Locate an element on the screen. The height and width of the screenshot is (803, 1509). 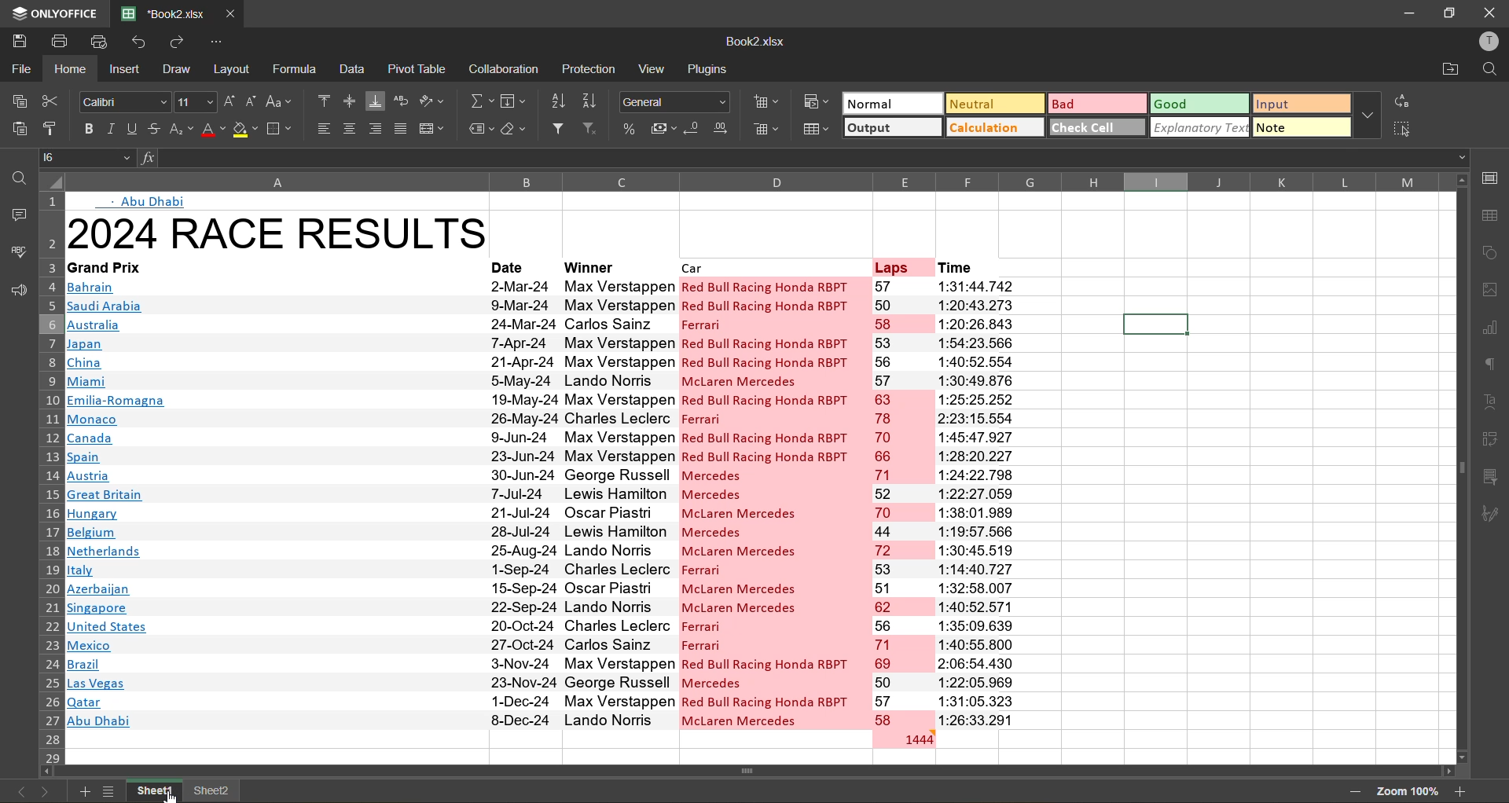
charts is located at coordinates (1494, 331).